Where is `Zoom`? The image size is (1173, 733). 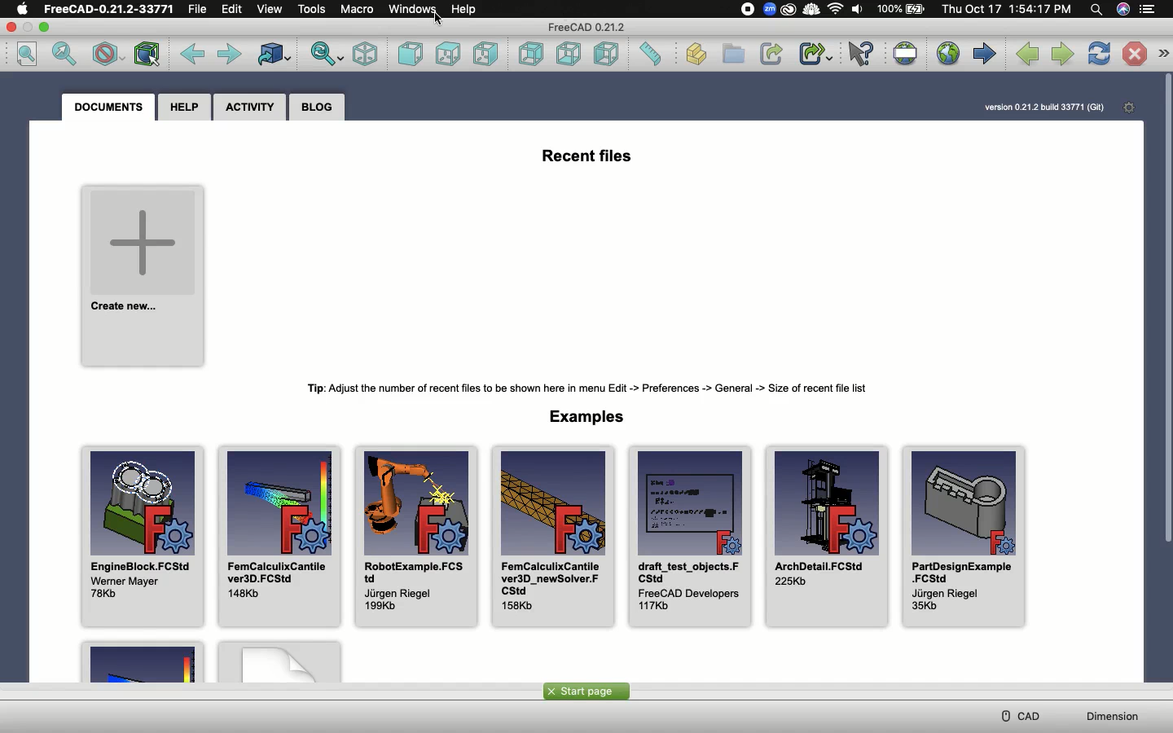 Zoom is located at coordinates (769, 9).